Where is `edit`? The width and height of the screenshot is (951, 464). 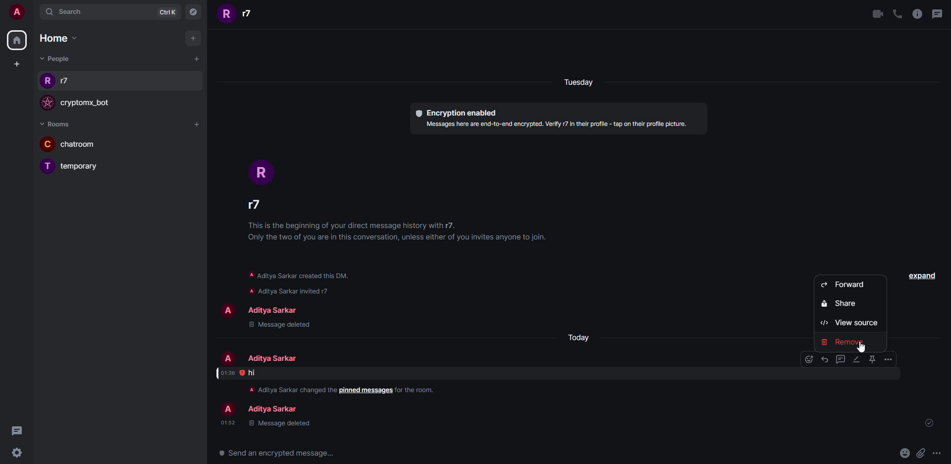
edit is located at coordinates (856, 359).